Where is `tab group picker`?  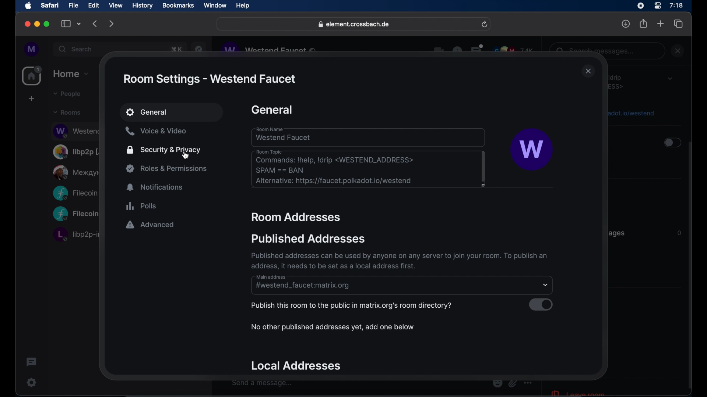
tab group picker is located at coordinates (79, 24).